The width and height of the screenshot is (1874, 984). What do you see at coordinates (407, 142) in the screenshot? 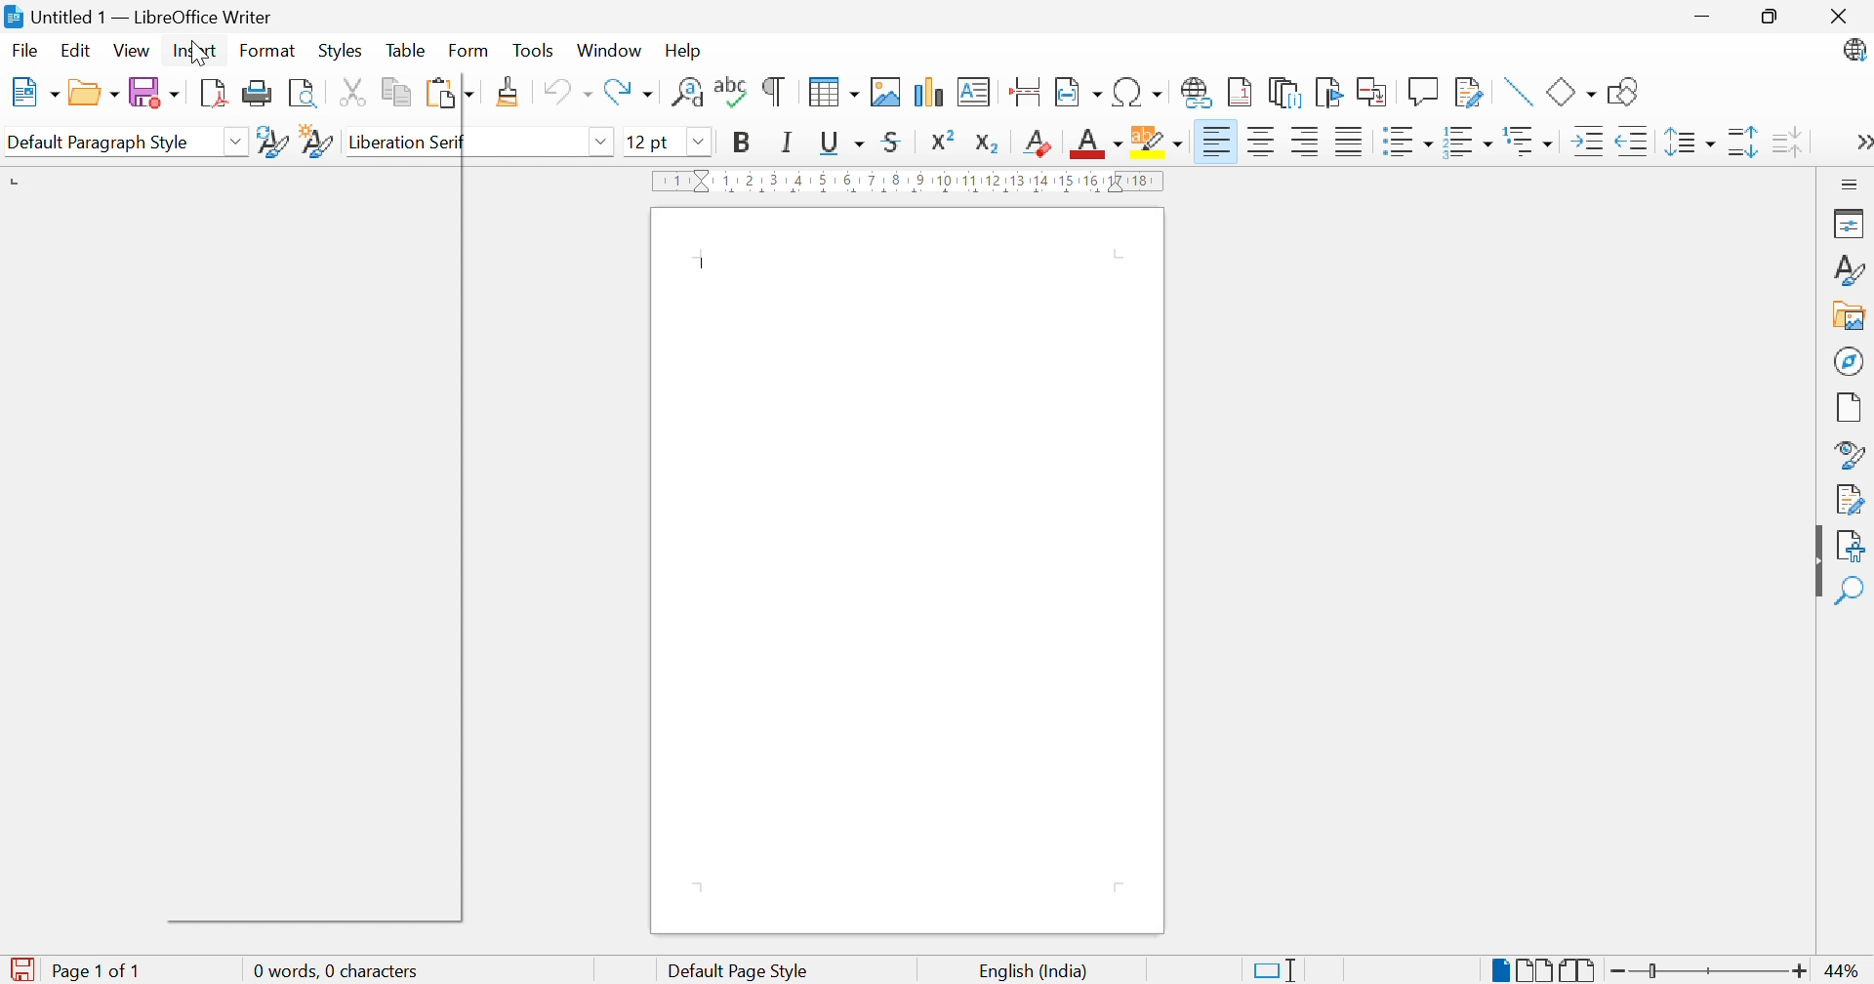
I see `Liberation serif` at bounding box center [407, 142].